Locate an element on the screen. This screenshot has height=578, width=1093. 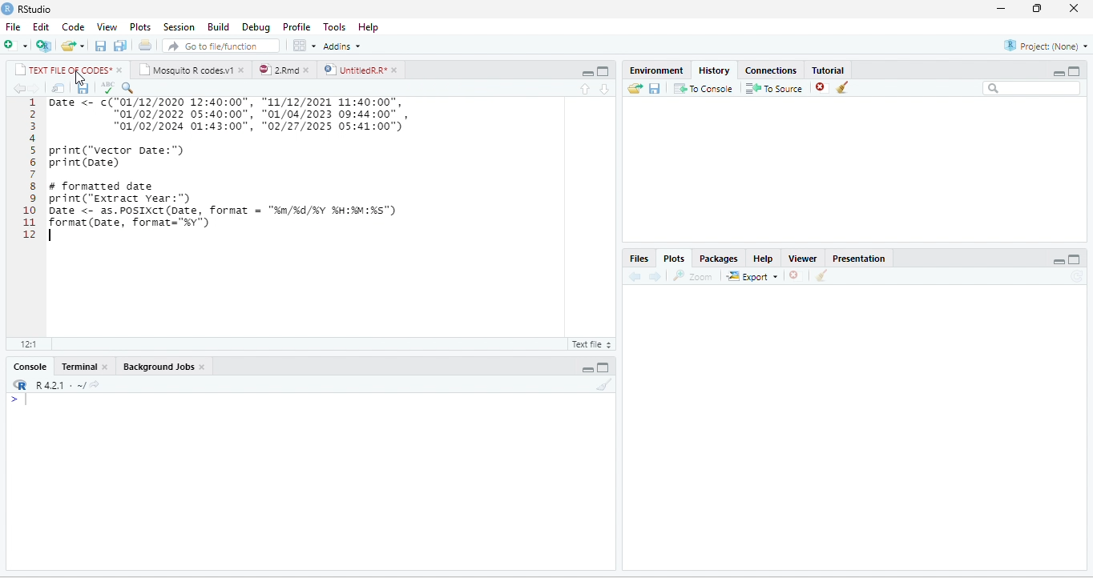
Connections is located at coordinates (772, 71).